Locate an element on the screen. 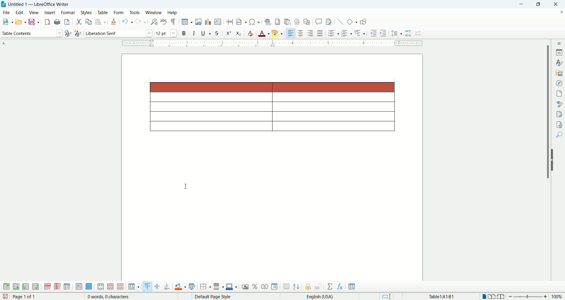  navigator is located at coordinates (559, 83).